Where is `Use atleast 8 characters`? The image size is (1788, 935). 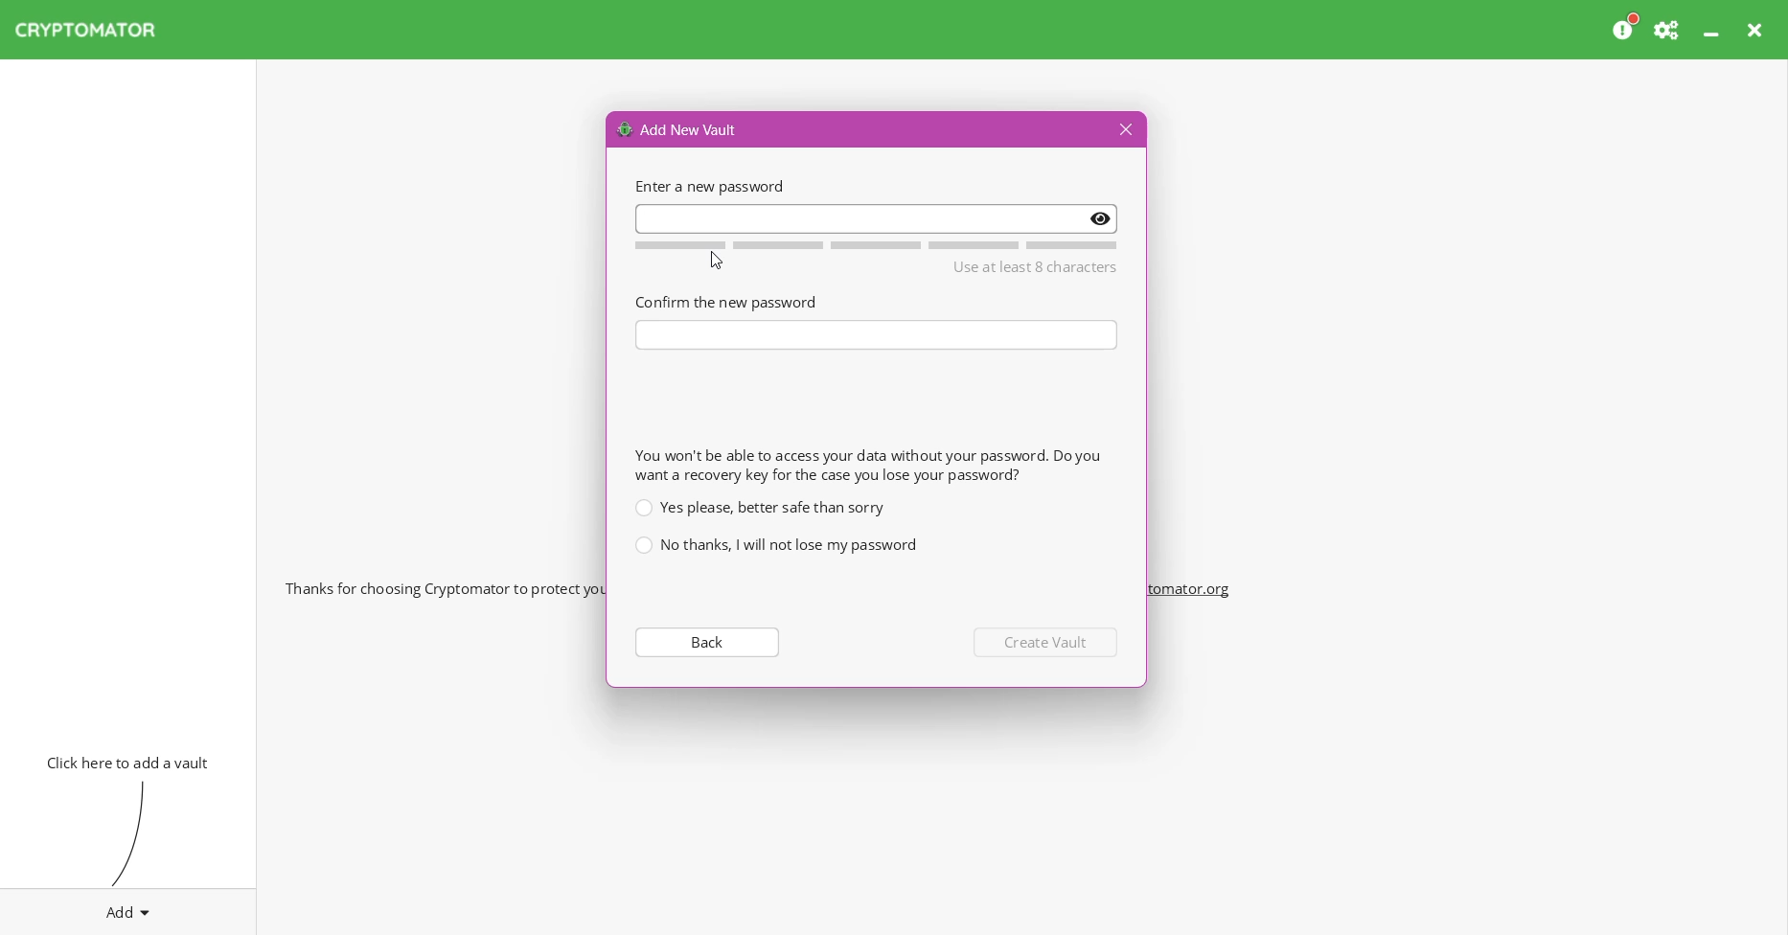
Use atleast 8 characters is located at coordinates (1036, 268).